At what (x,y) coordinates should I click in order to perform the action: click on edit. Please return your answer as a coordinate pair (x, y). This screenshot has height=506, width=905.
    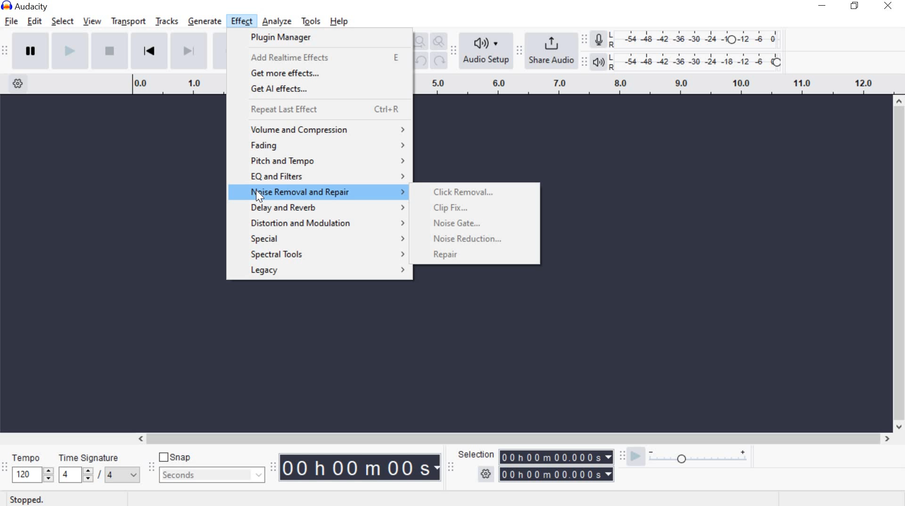
    Looking at the image, I should click on (34, 21).